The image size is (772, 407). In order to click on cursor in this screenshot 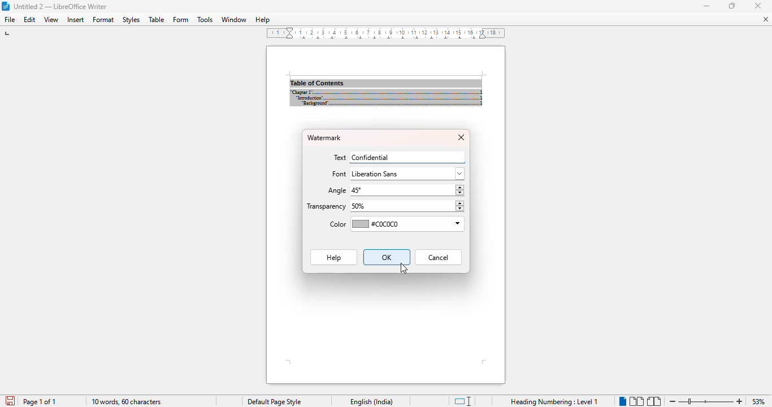, I will do `click(403, 267)`.